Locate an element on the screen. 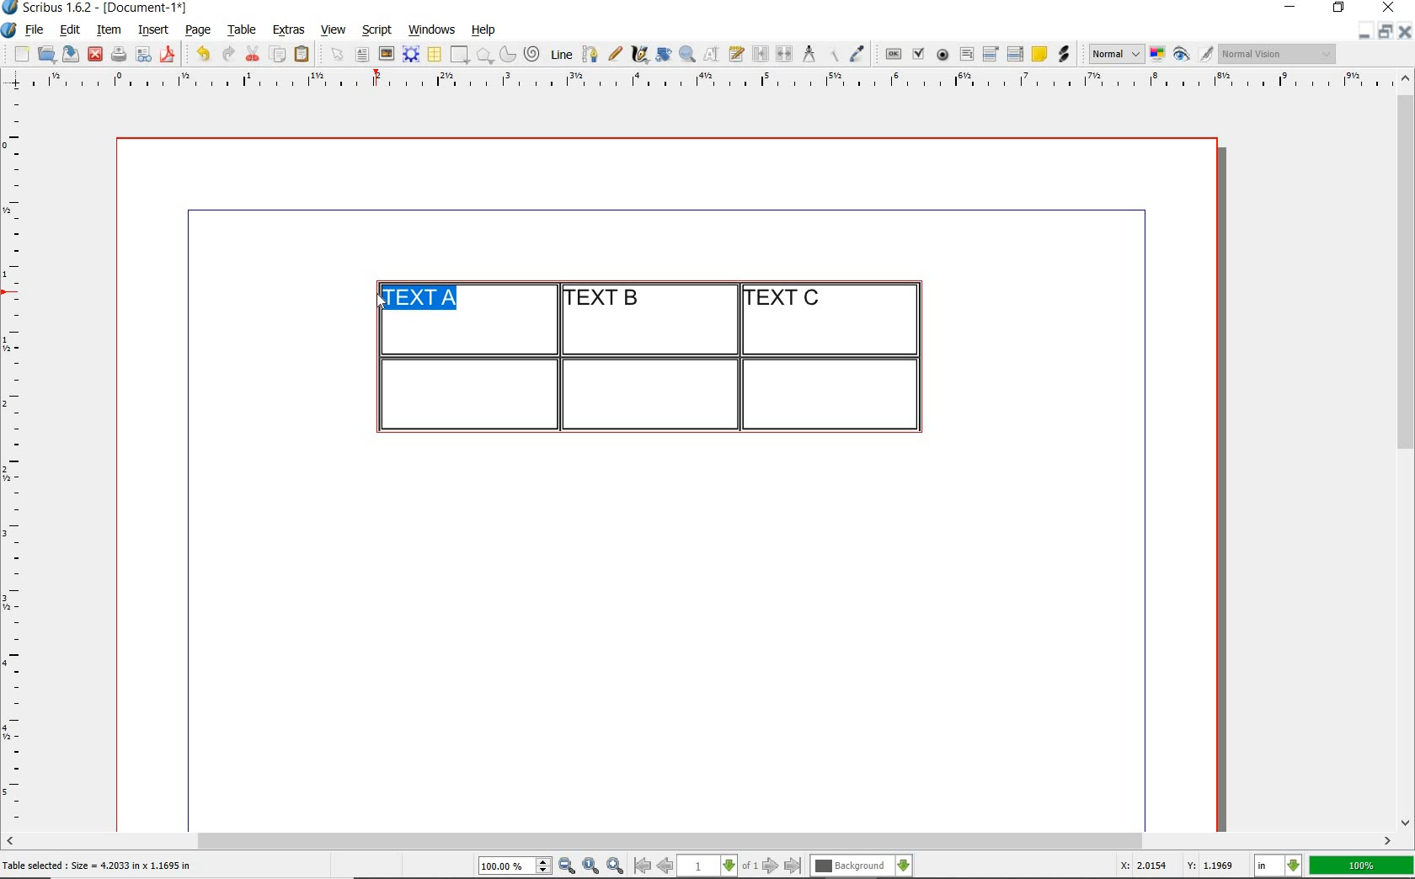 This screenshot has width=1415, height=879. render frame is located at coordinates (411, 55).